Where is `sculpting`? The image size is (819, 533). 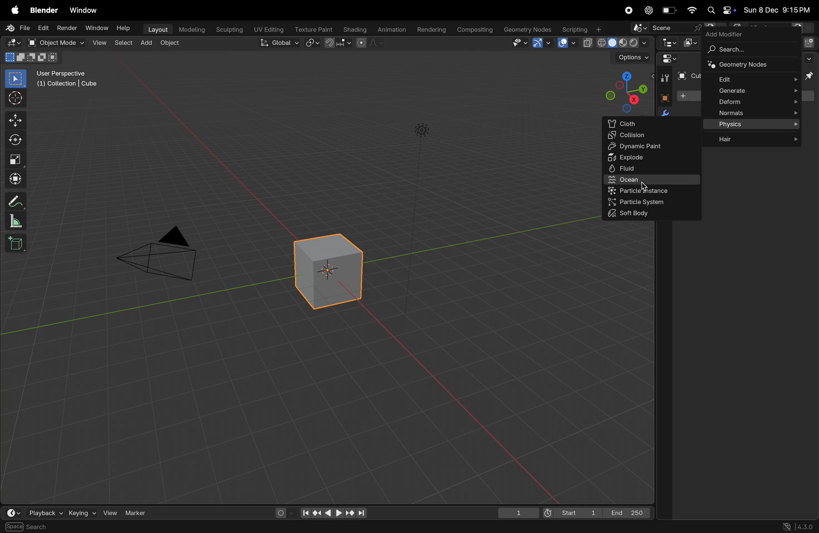
sculpting is located at coordinates (230, 29).